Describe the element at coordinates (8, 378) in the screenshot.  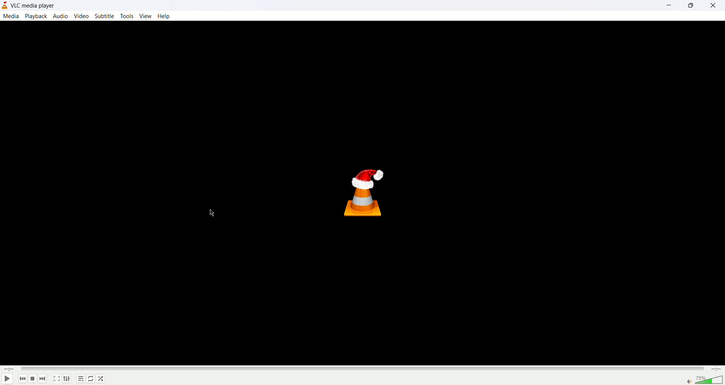
I see `play` at that location.